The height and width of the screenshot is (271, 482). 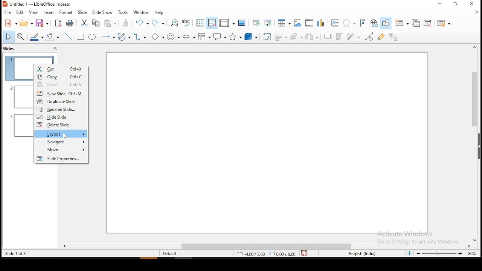 What do you see at coordinates (96, 23) in the screenshot?
I see `copy` at bounding box center [96, 23].